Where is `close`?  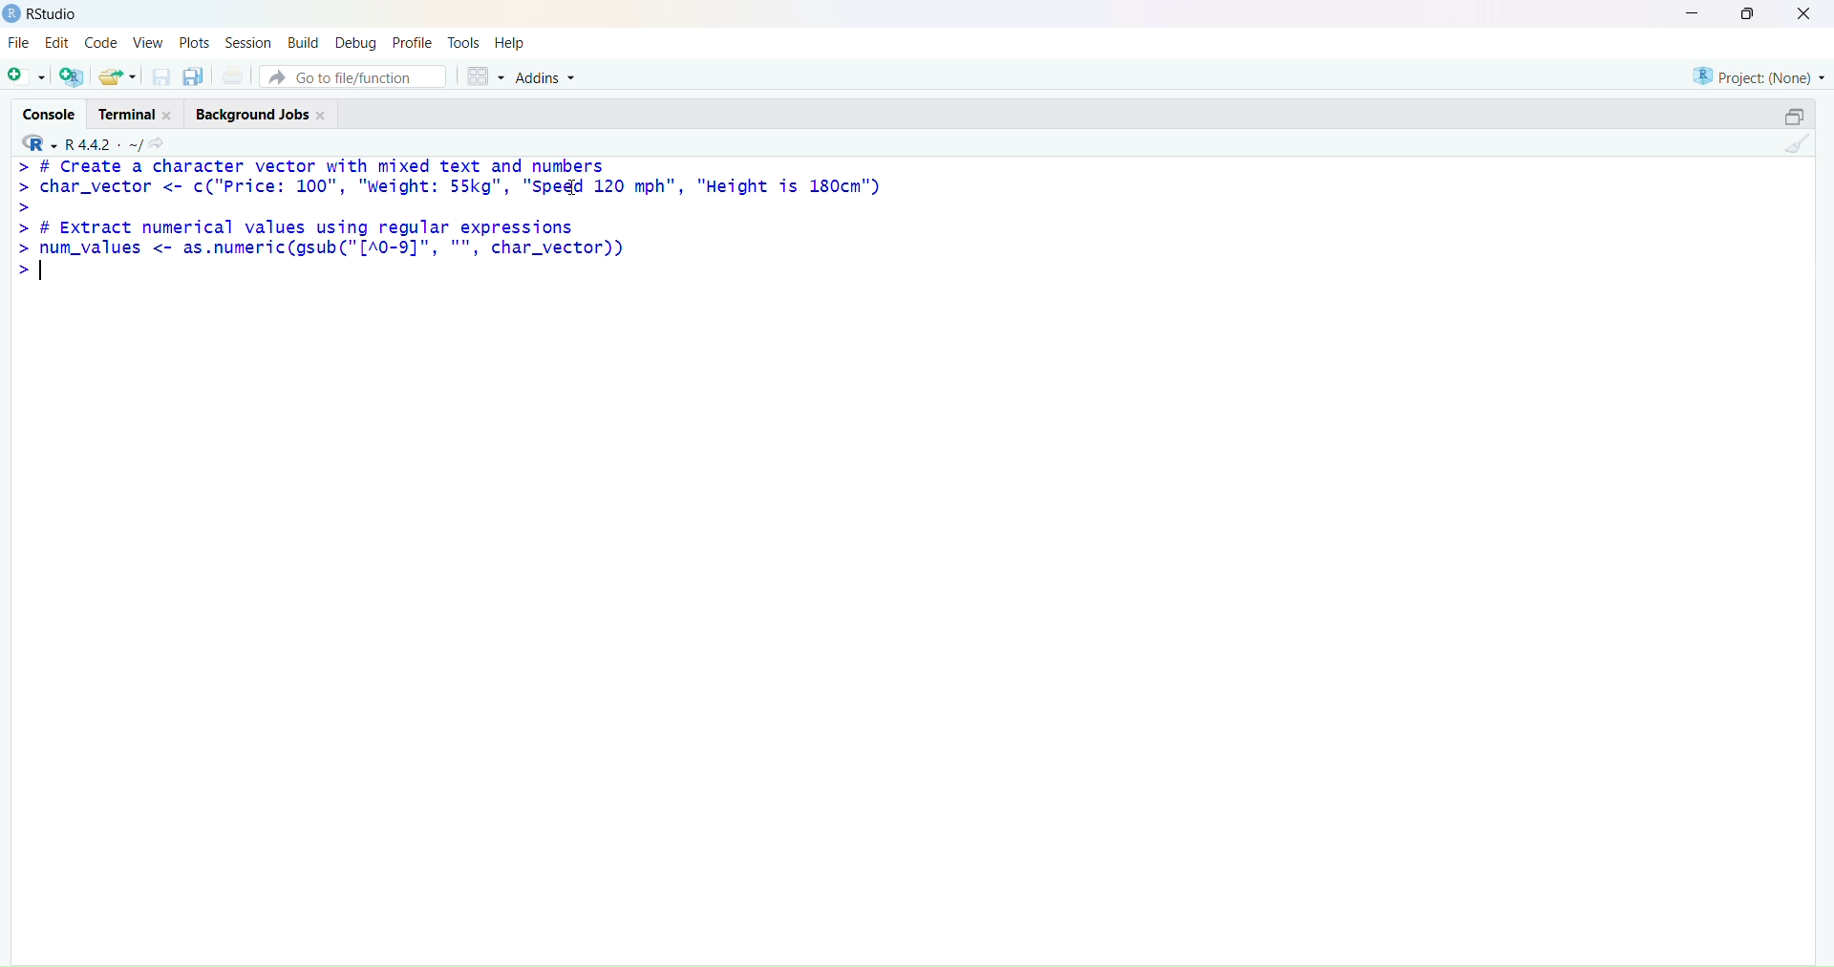
close is located at coordinates (321, 116).